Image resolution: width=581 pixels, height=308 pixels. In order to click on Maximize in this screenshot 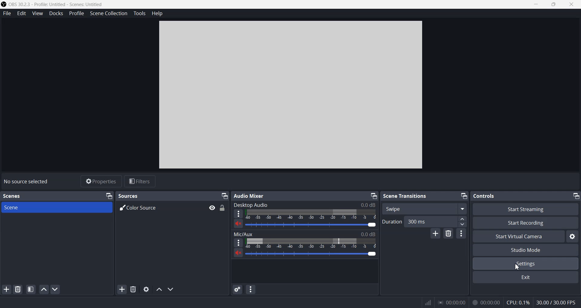, I will do `click(554, 4)`.